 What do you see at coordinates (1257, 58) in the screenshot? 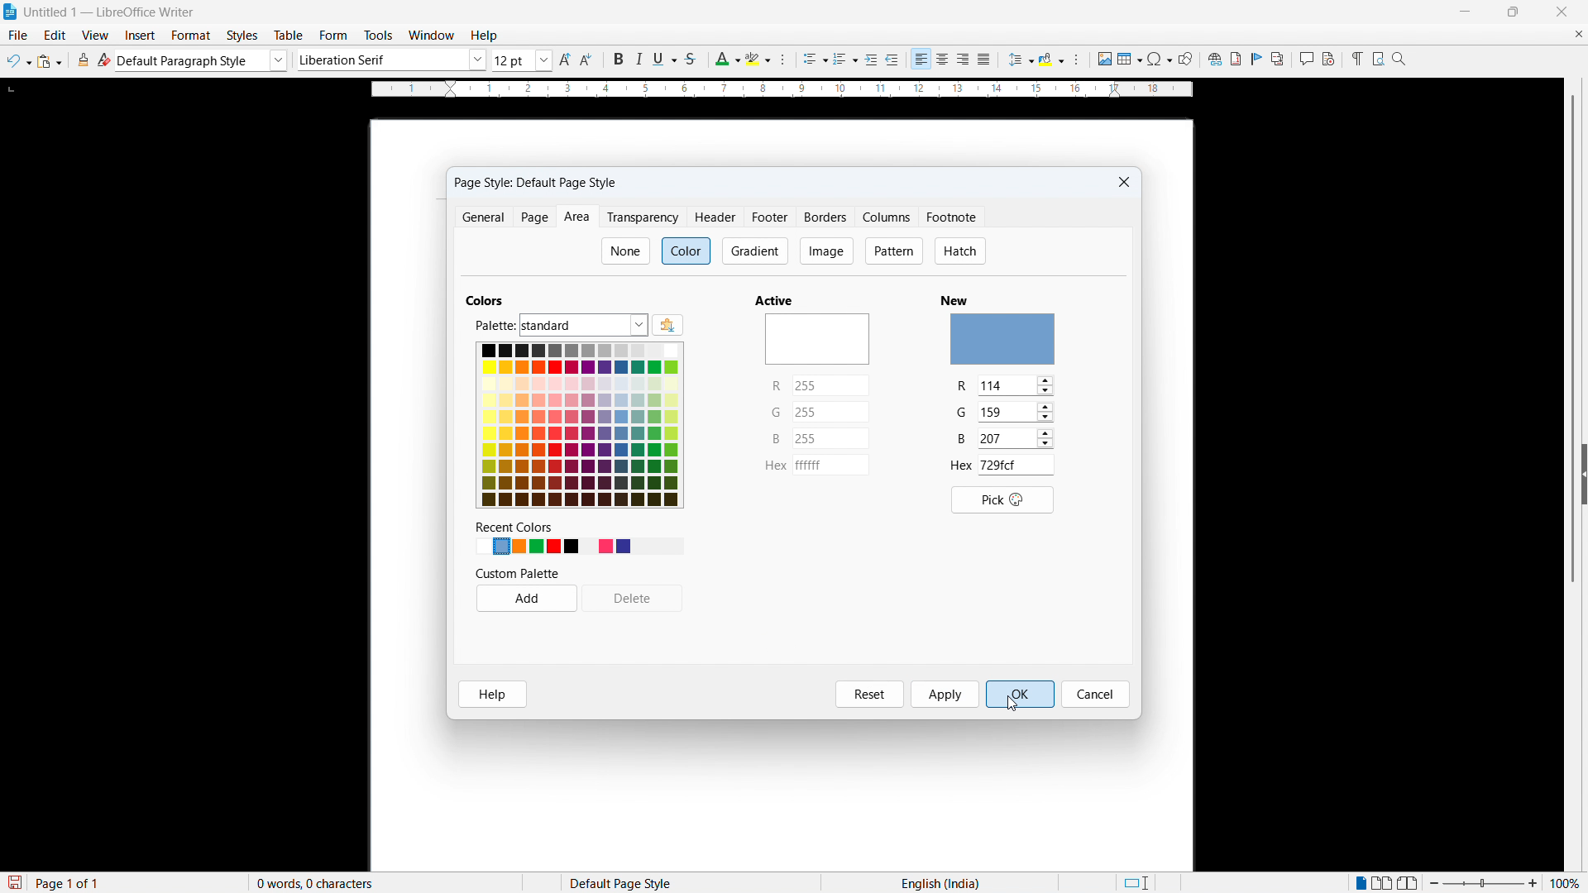
I see `Insert bookmark ` at bounding box center [1257, 58].